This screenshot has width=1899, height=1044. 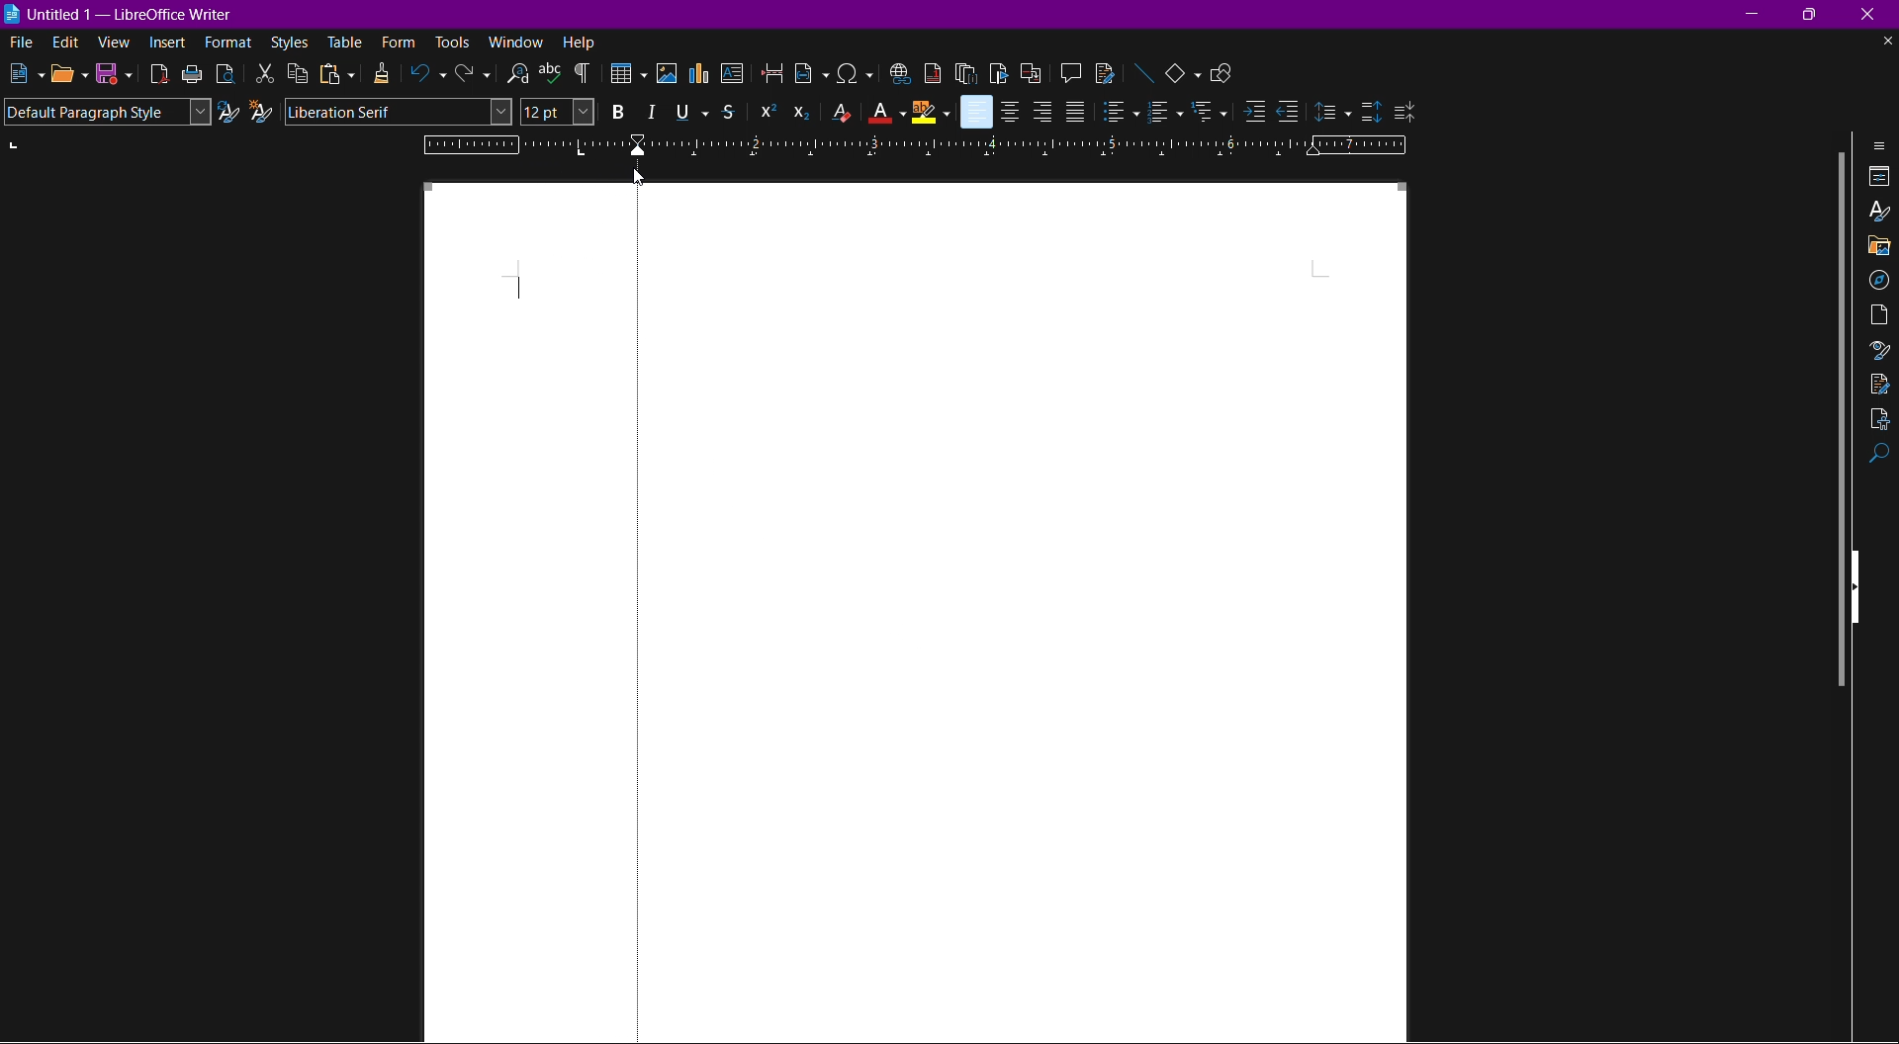 What do you see at coordinates (1291, 113) in the screenshot?
I see `Decrease indent` at bounding box center [1291, 113].